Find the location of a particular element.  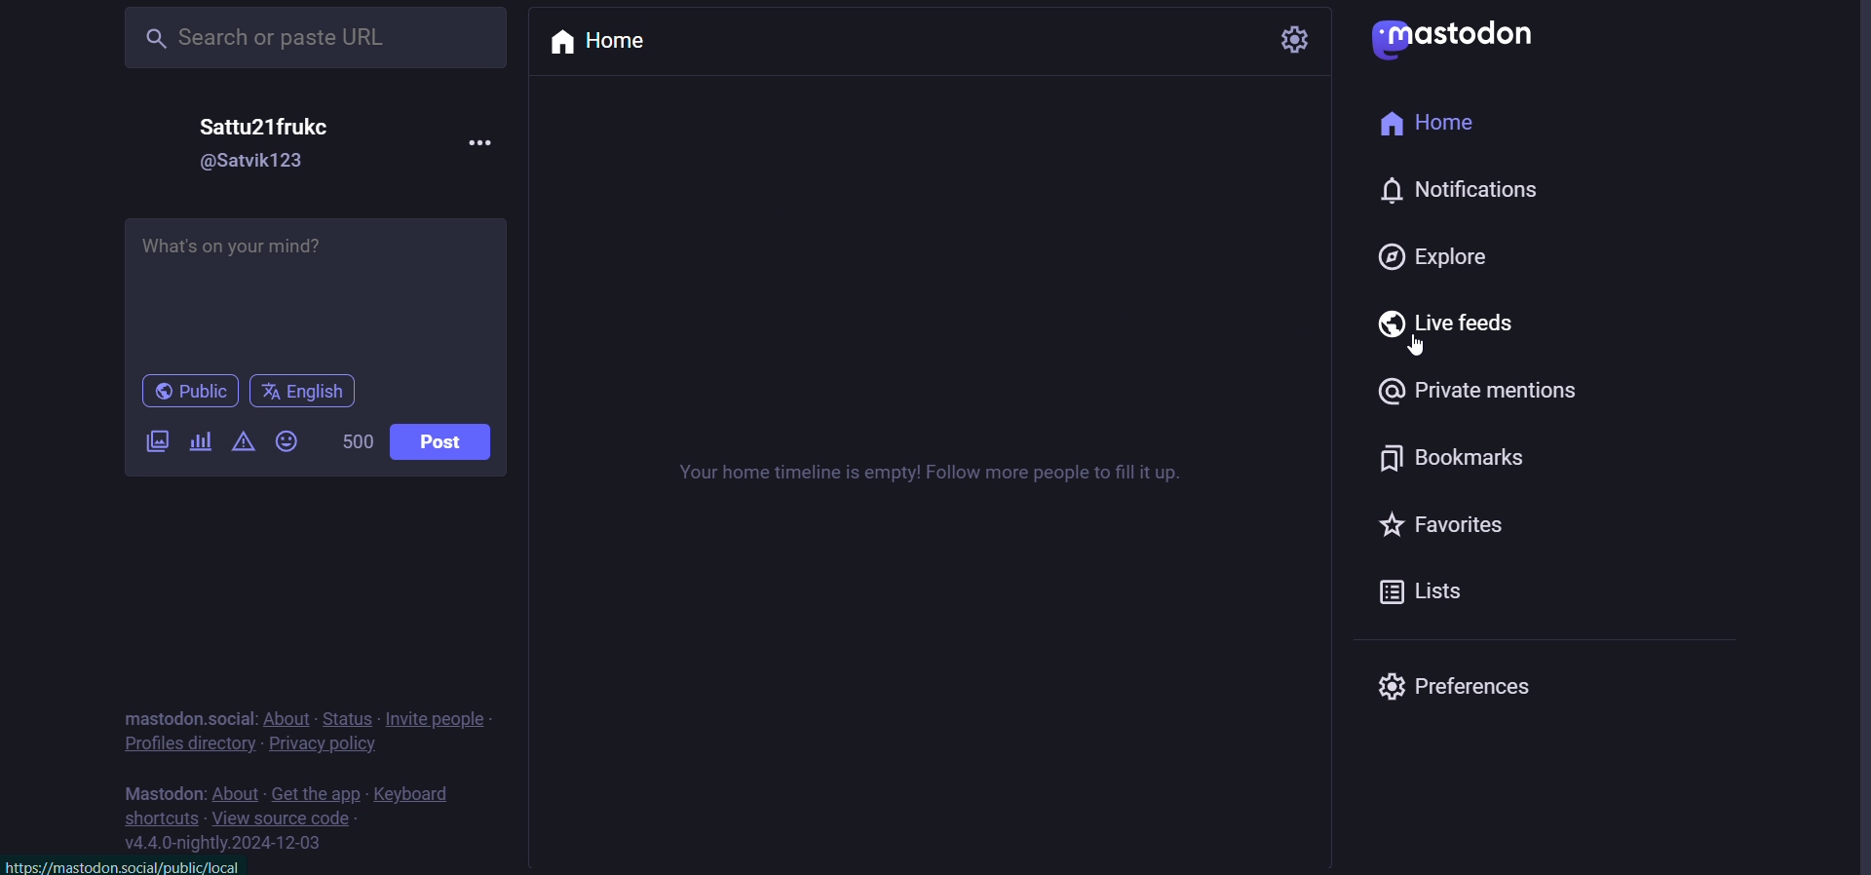

status is located at coordinates (348, 717).